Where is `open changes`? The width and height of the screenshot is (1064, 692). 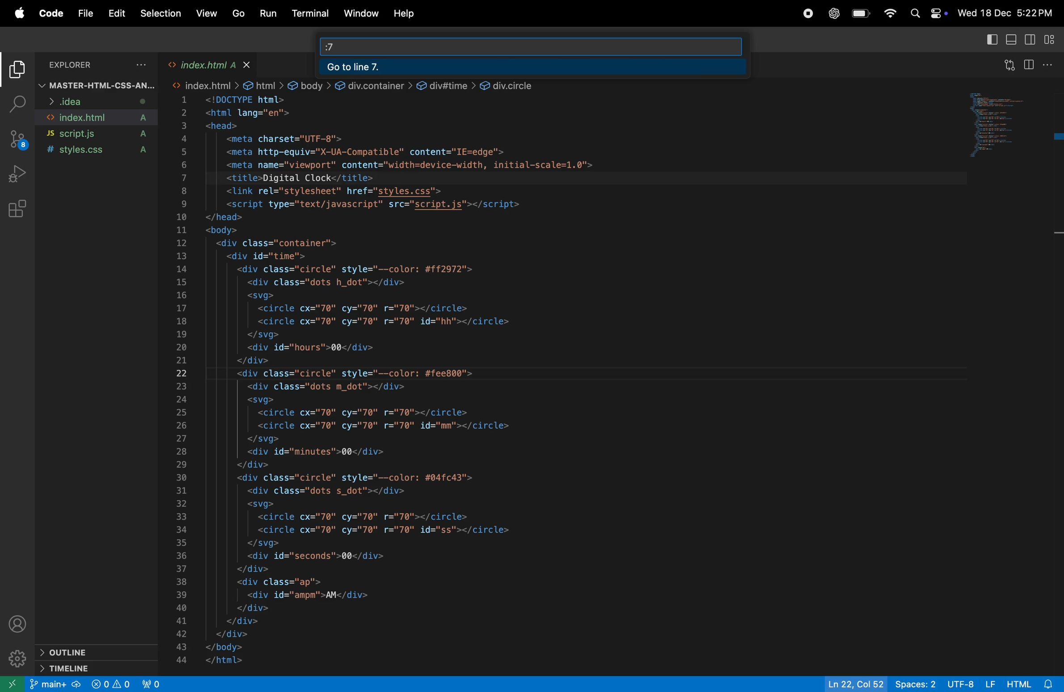
open changes is located at coordinates (1007, 66).